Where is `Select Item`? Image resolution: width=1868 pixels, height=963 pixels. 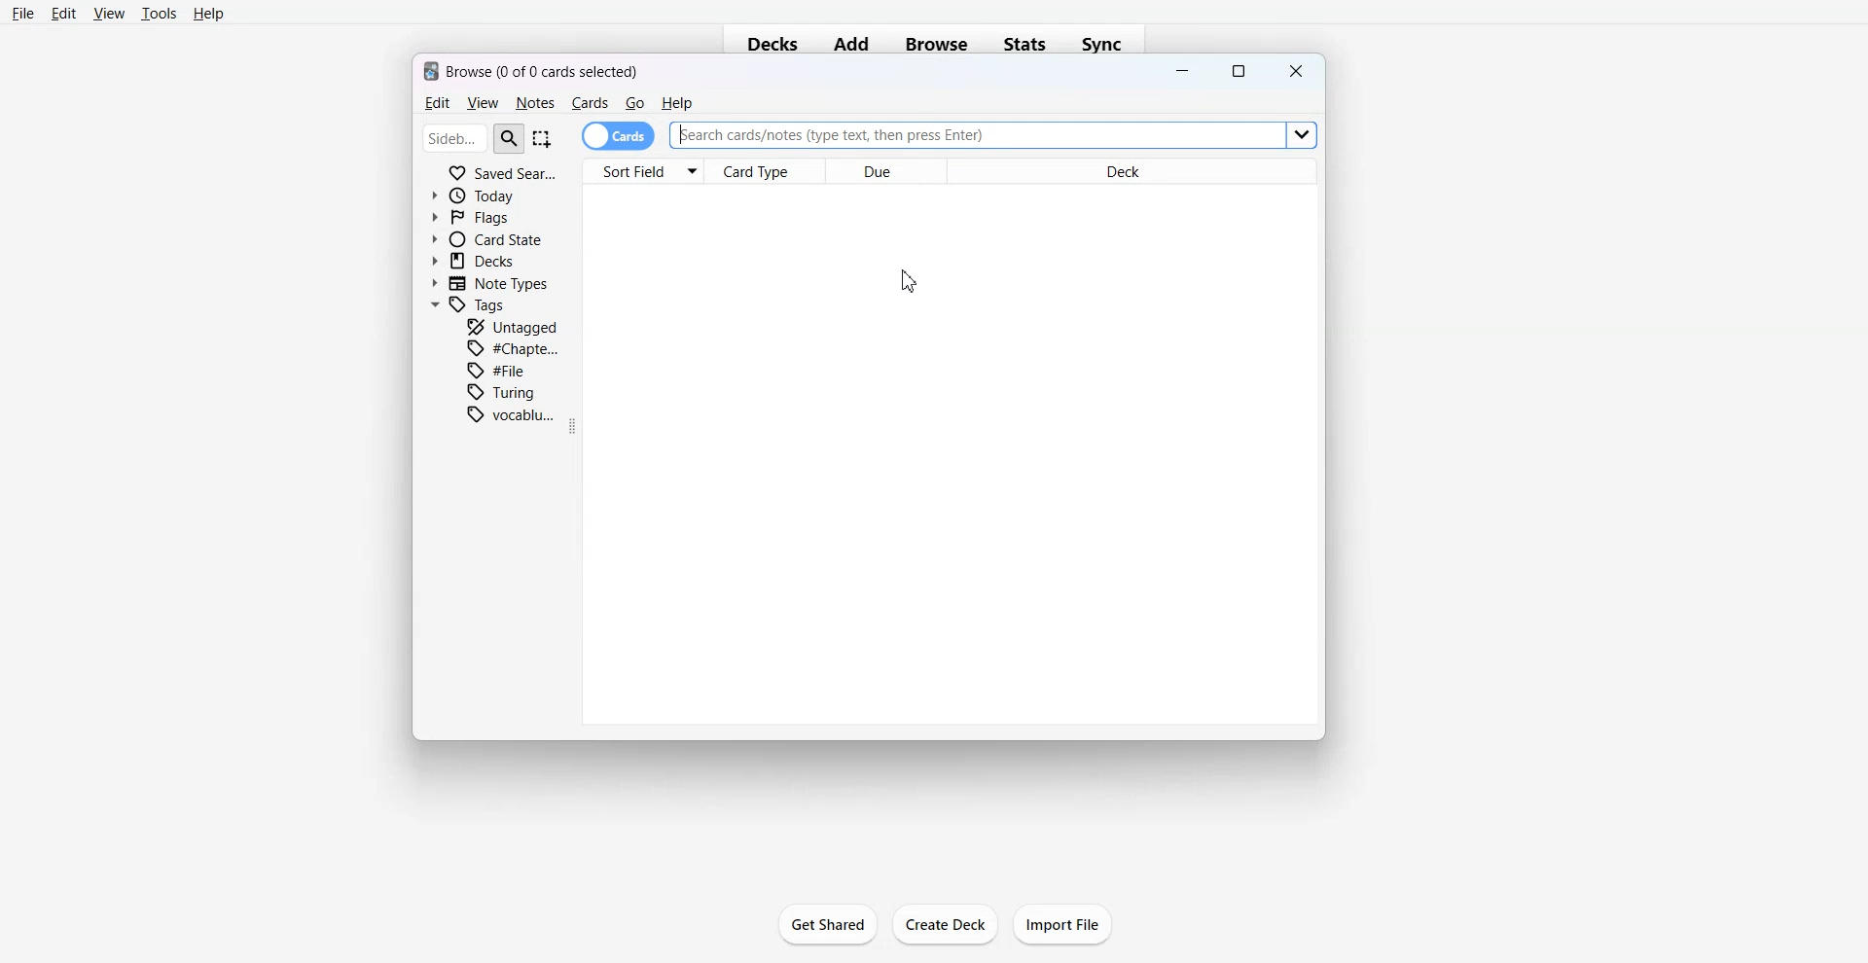 Select Item is located at coordinates (544, 138).